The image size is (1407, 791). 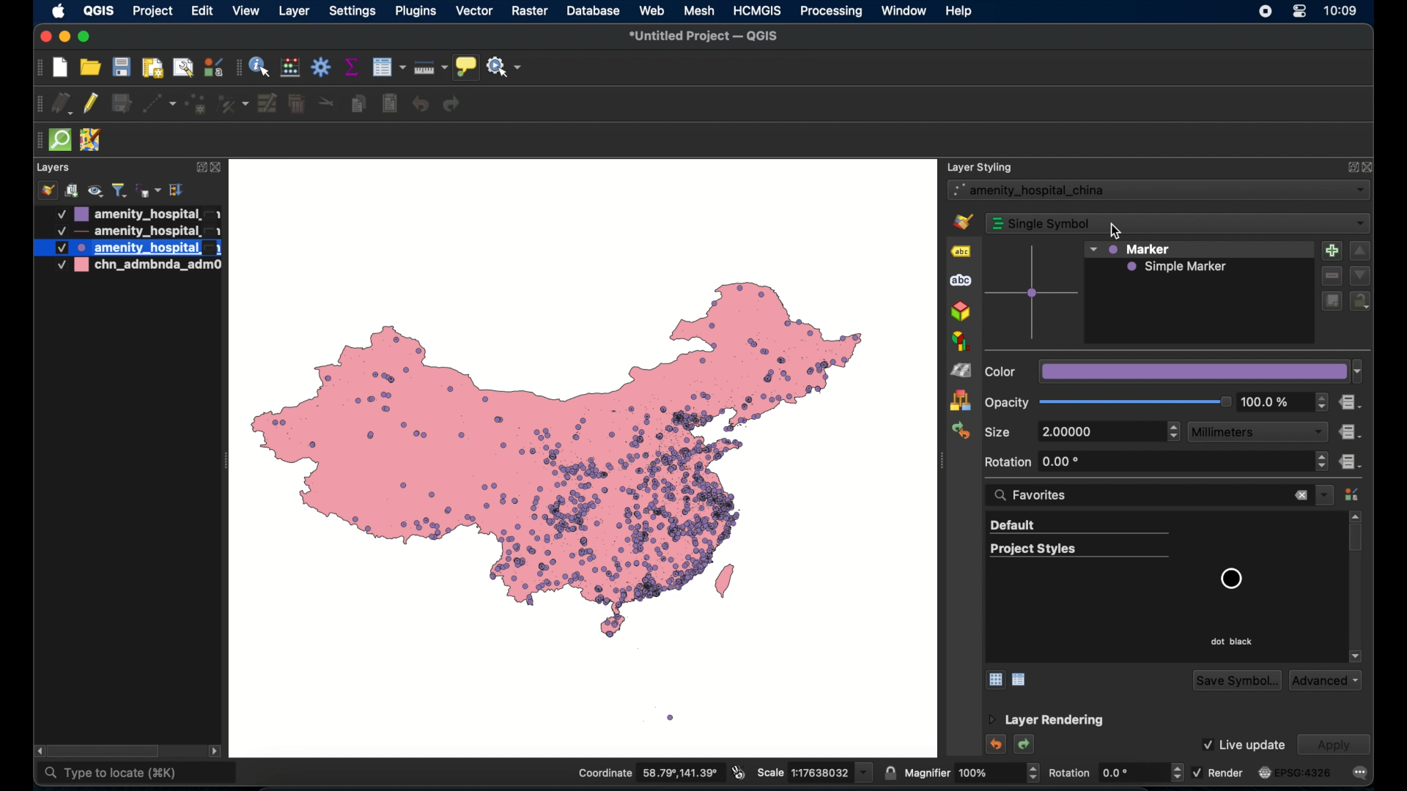 What do you see at coordinates (137, 214) in the screenshot?
I see `layer 1` at bounding box center [137, 214].